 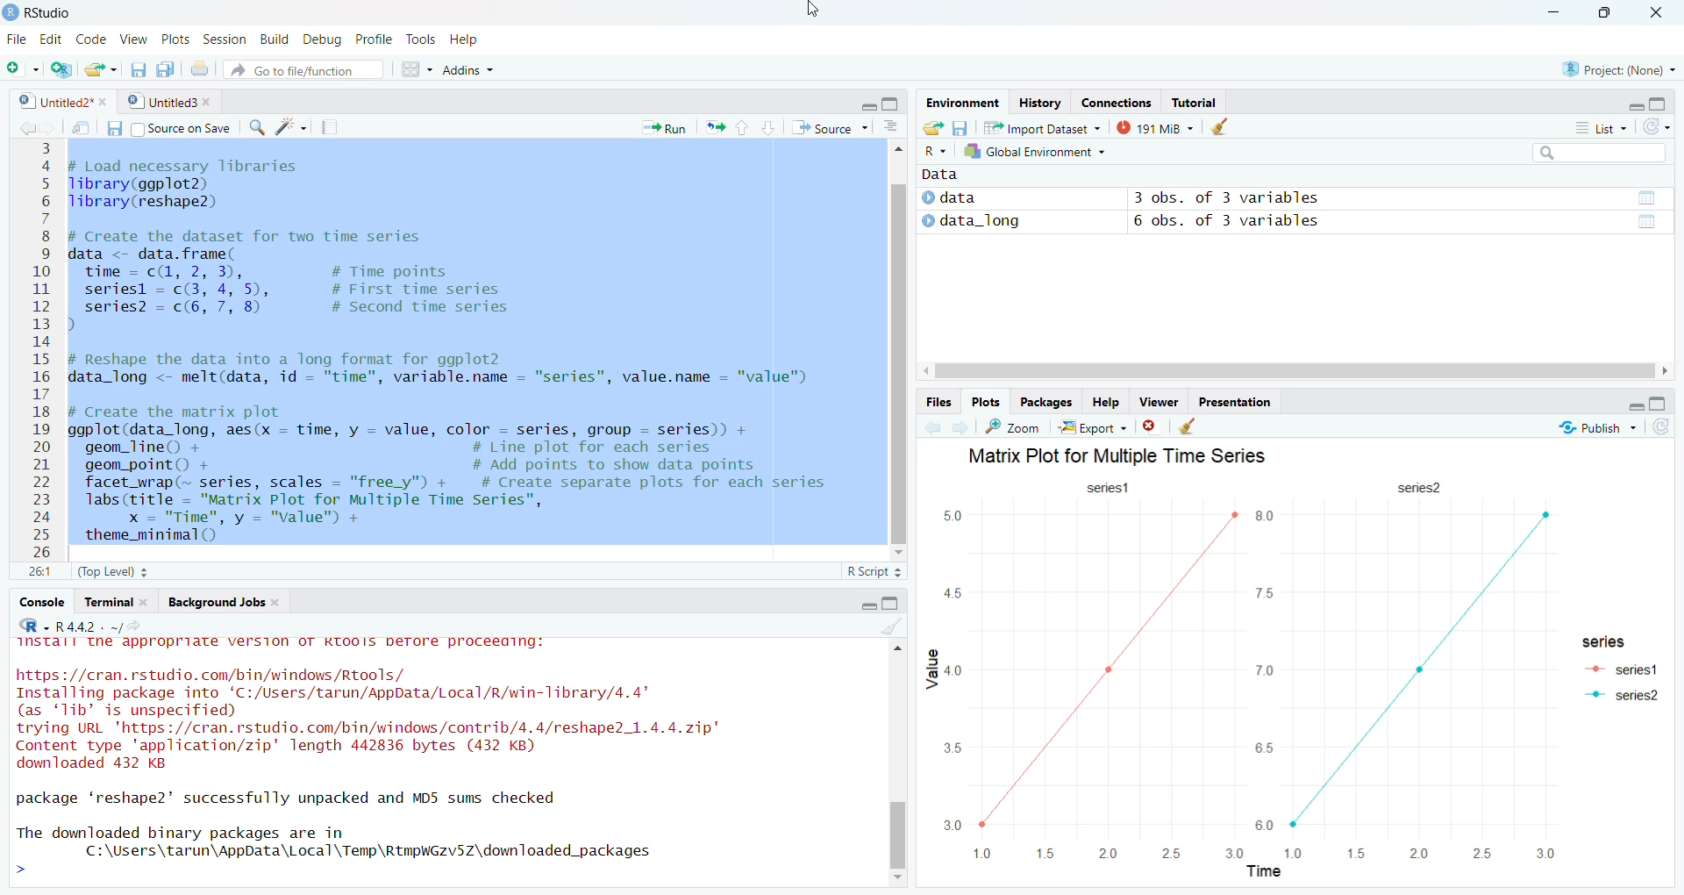 I want to click on Plots., so click(x=986, y=401).